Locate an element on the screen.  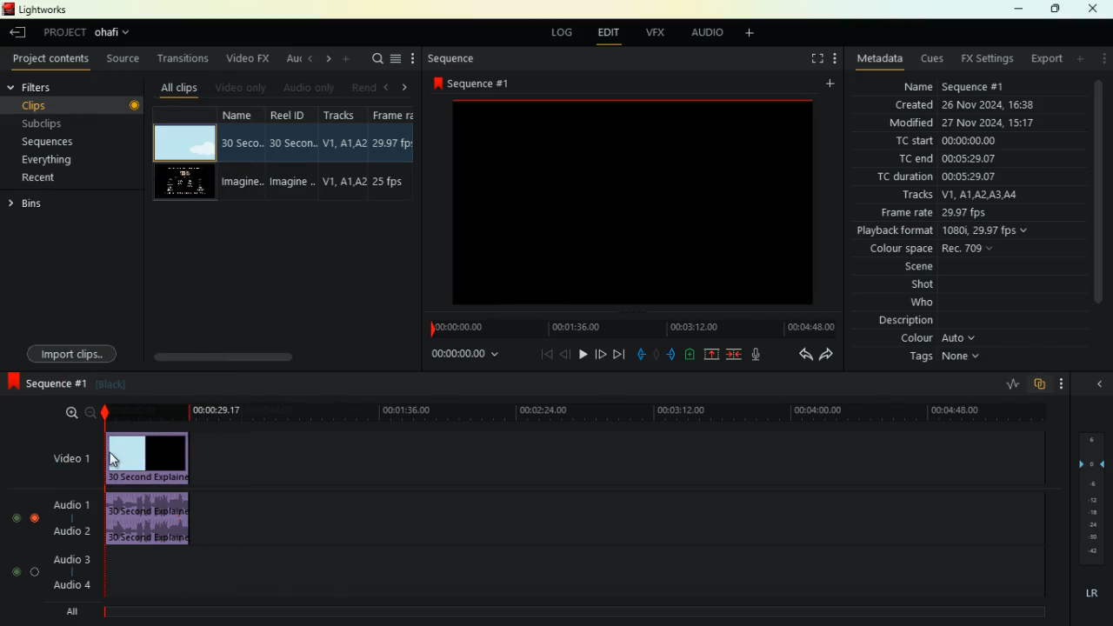
audio only is located at coordinates (310, 87).